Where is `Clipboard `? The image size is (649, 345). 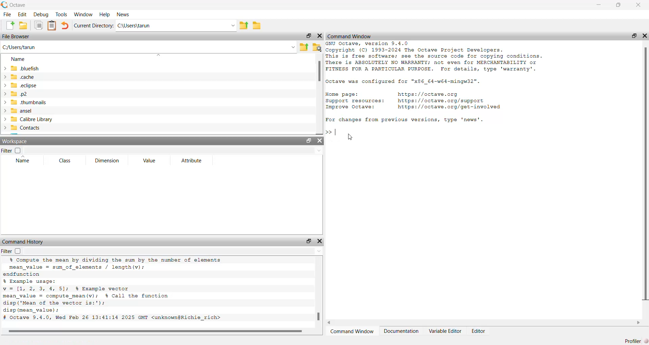 Clipboard  is located at coordinates (52, 26).